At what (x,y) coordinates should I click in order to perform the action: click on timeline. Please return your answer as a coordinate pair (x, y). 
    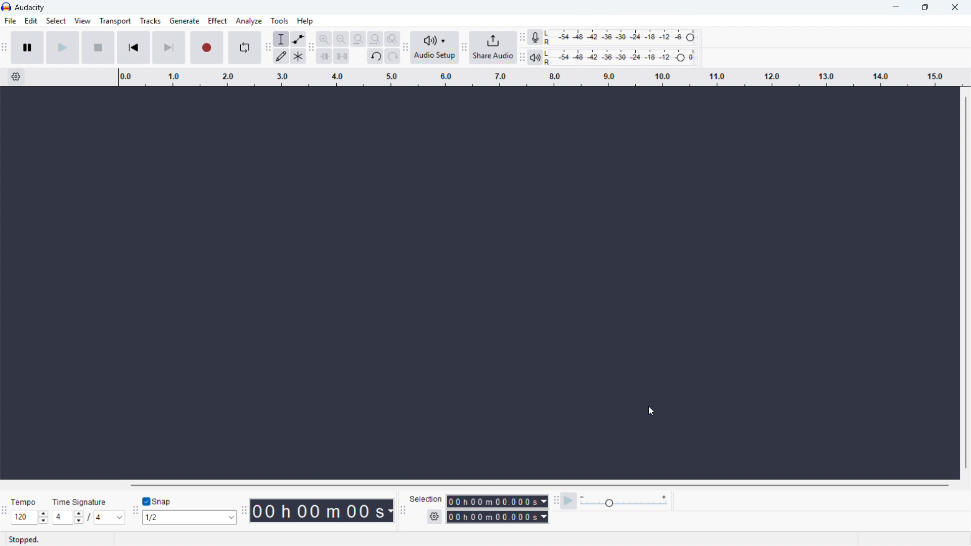
    Looking at the image, I should click on (539, 77).